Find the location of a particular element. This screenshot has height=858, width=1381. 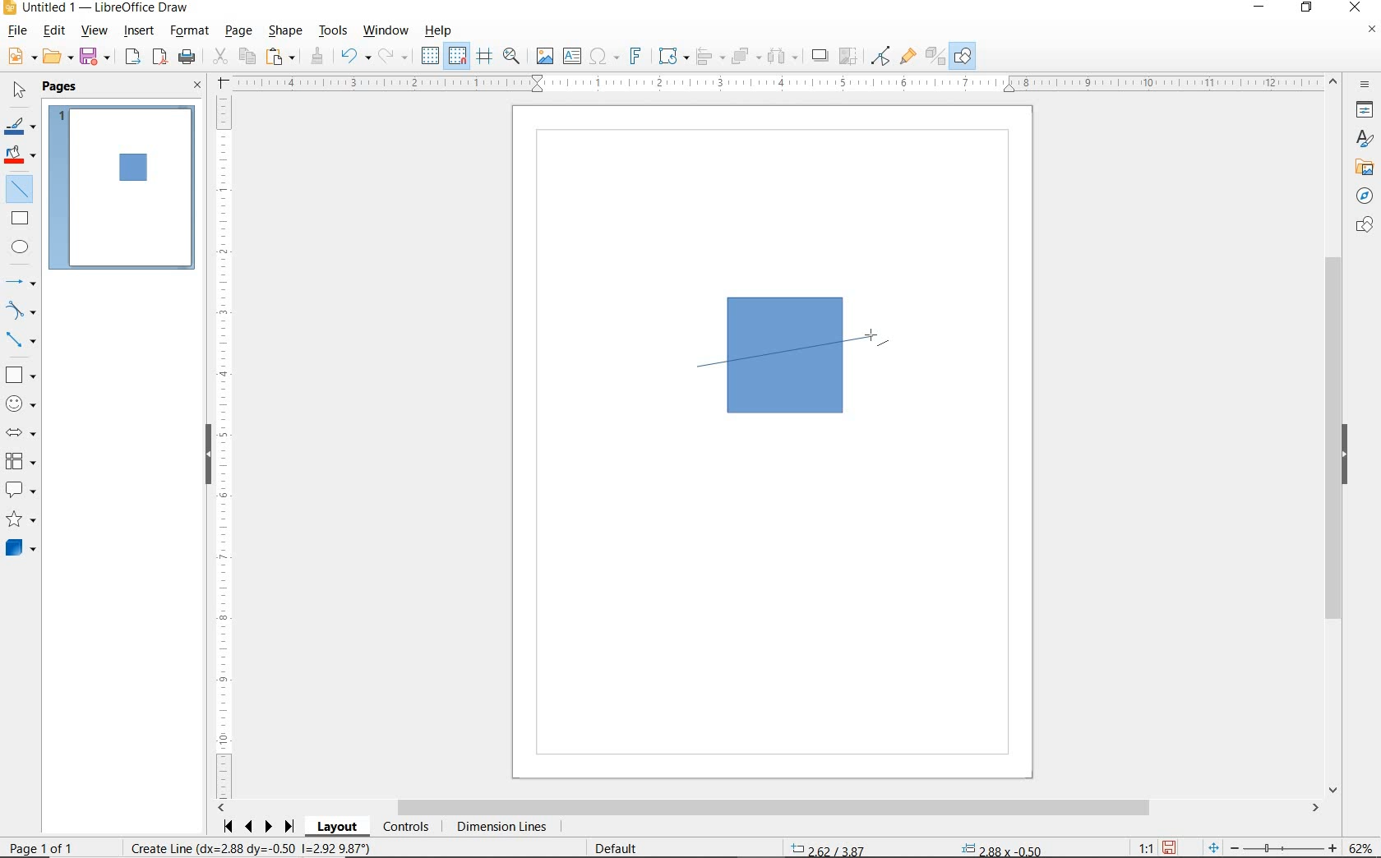

SAVE is located at coordinates (1169, 847).